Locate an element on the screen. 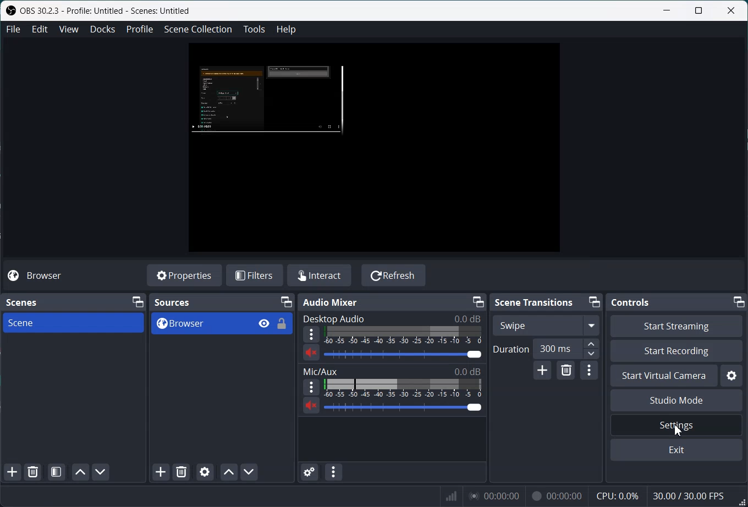  Start Virtual Camera is located at coordinates (664, 376).